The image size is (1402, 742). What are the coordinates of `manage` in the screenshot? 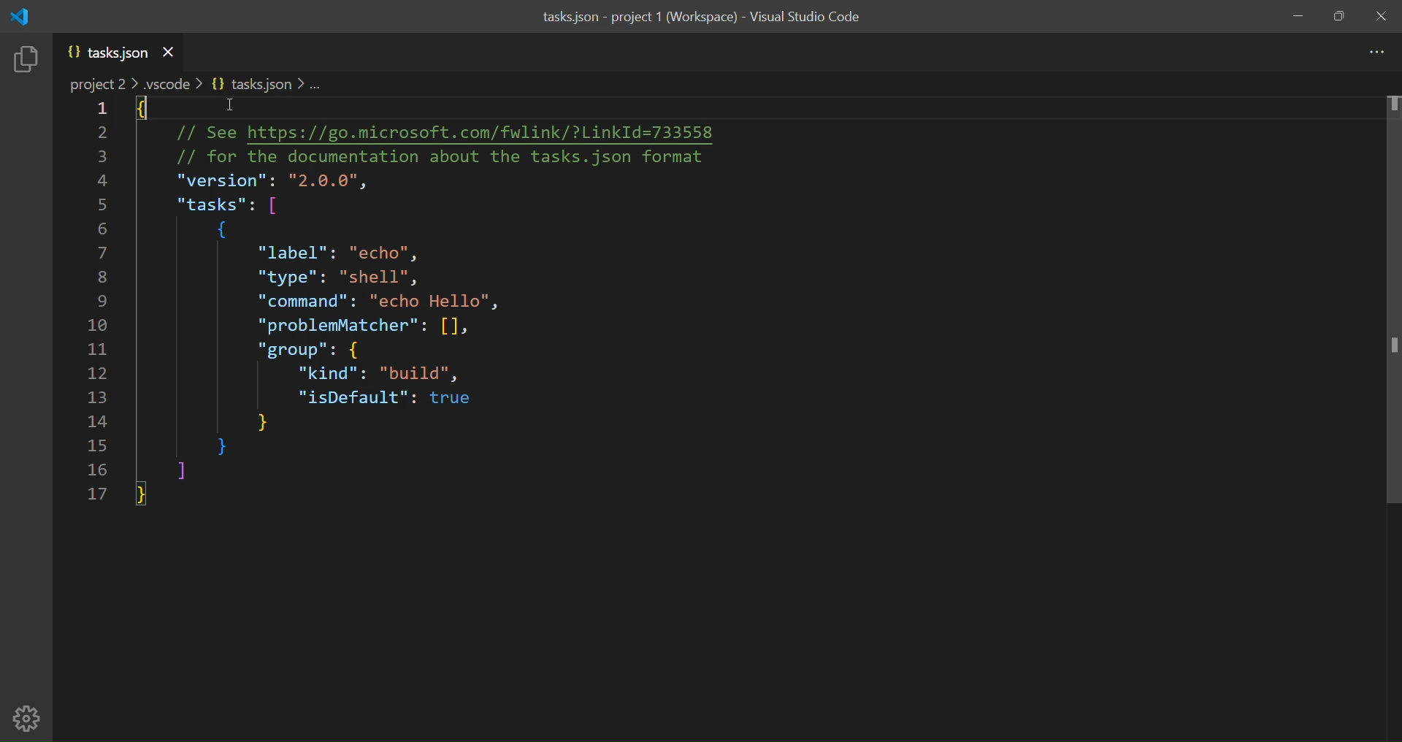 It's located at (29, 716).